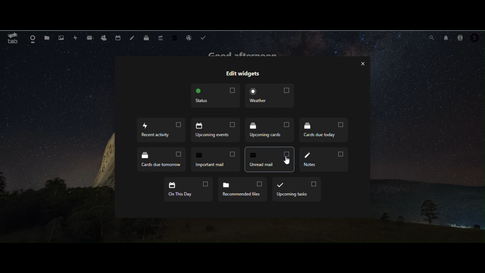 Image resolution: width=485 pixels, height=273 pixels. What do you see at coordinates (48, 38) in the screenshot?
I see `Files` at bounding box center [48, 38].